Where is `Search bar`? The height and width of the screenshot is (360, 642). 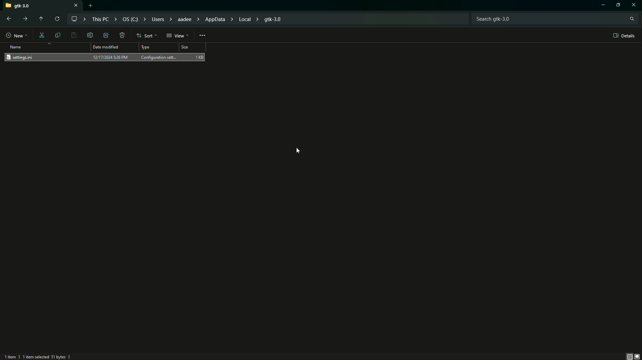
Search bar is located at coordinates (555, 18).